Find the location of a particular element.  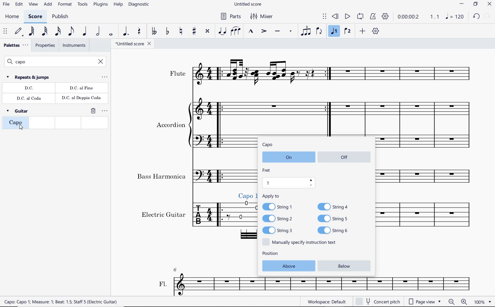

palette properties is located at coordinates (104, 77).